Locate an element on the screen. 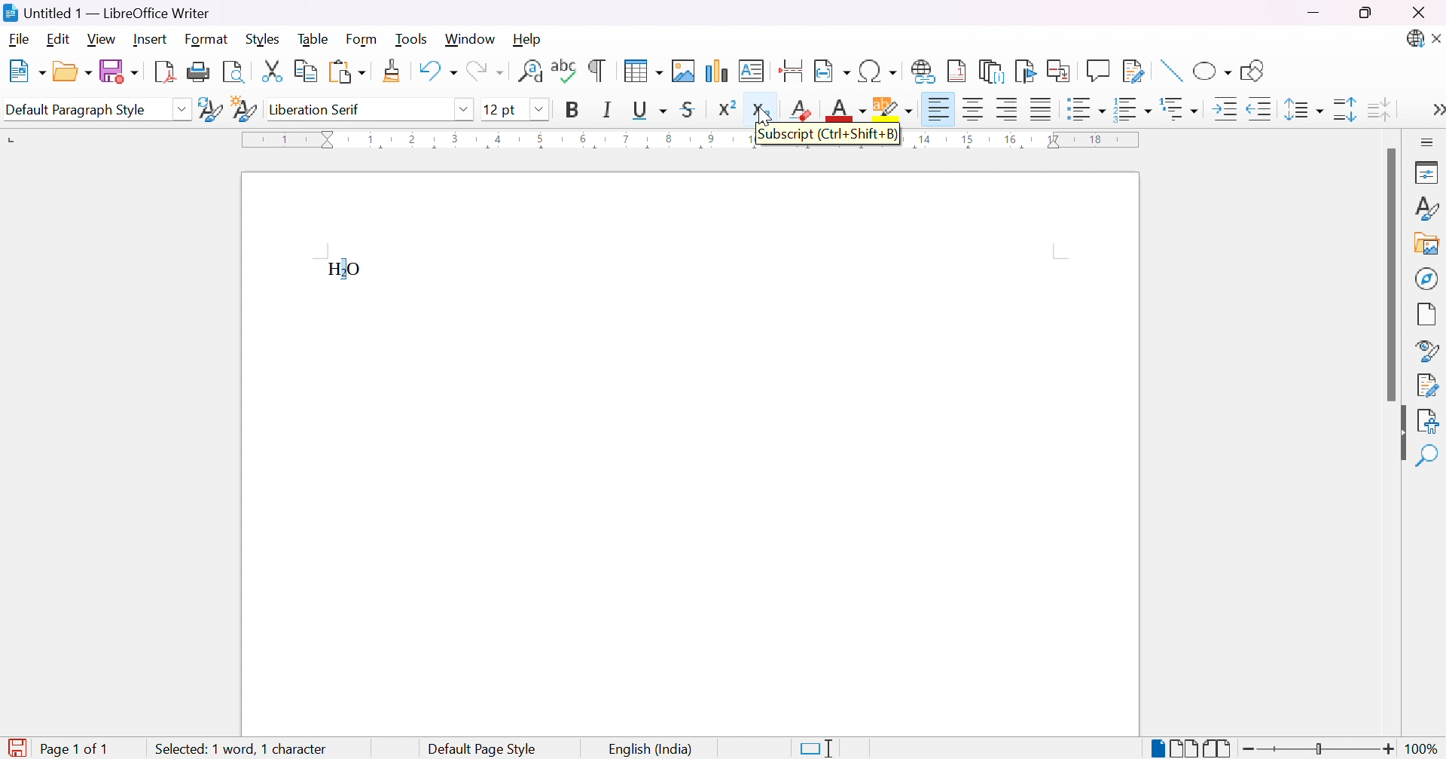  Drop down is located at coordinates (464, 108).